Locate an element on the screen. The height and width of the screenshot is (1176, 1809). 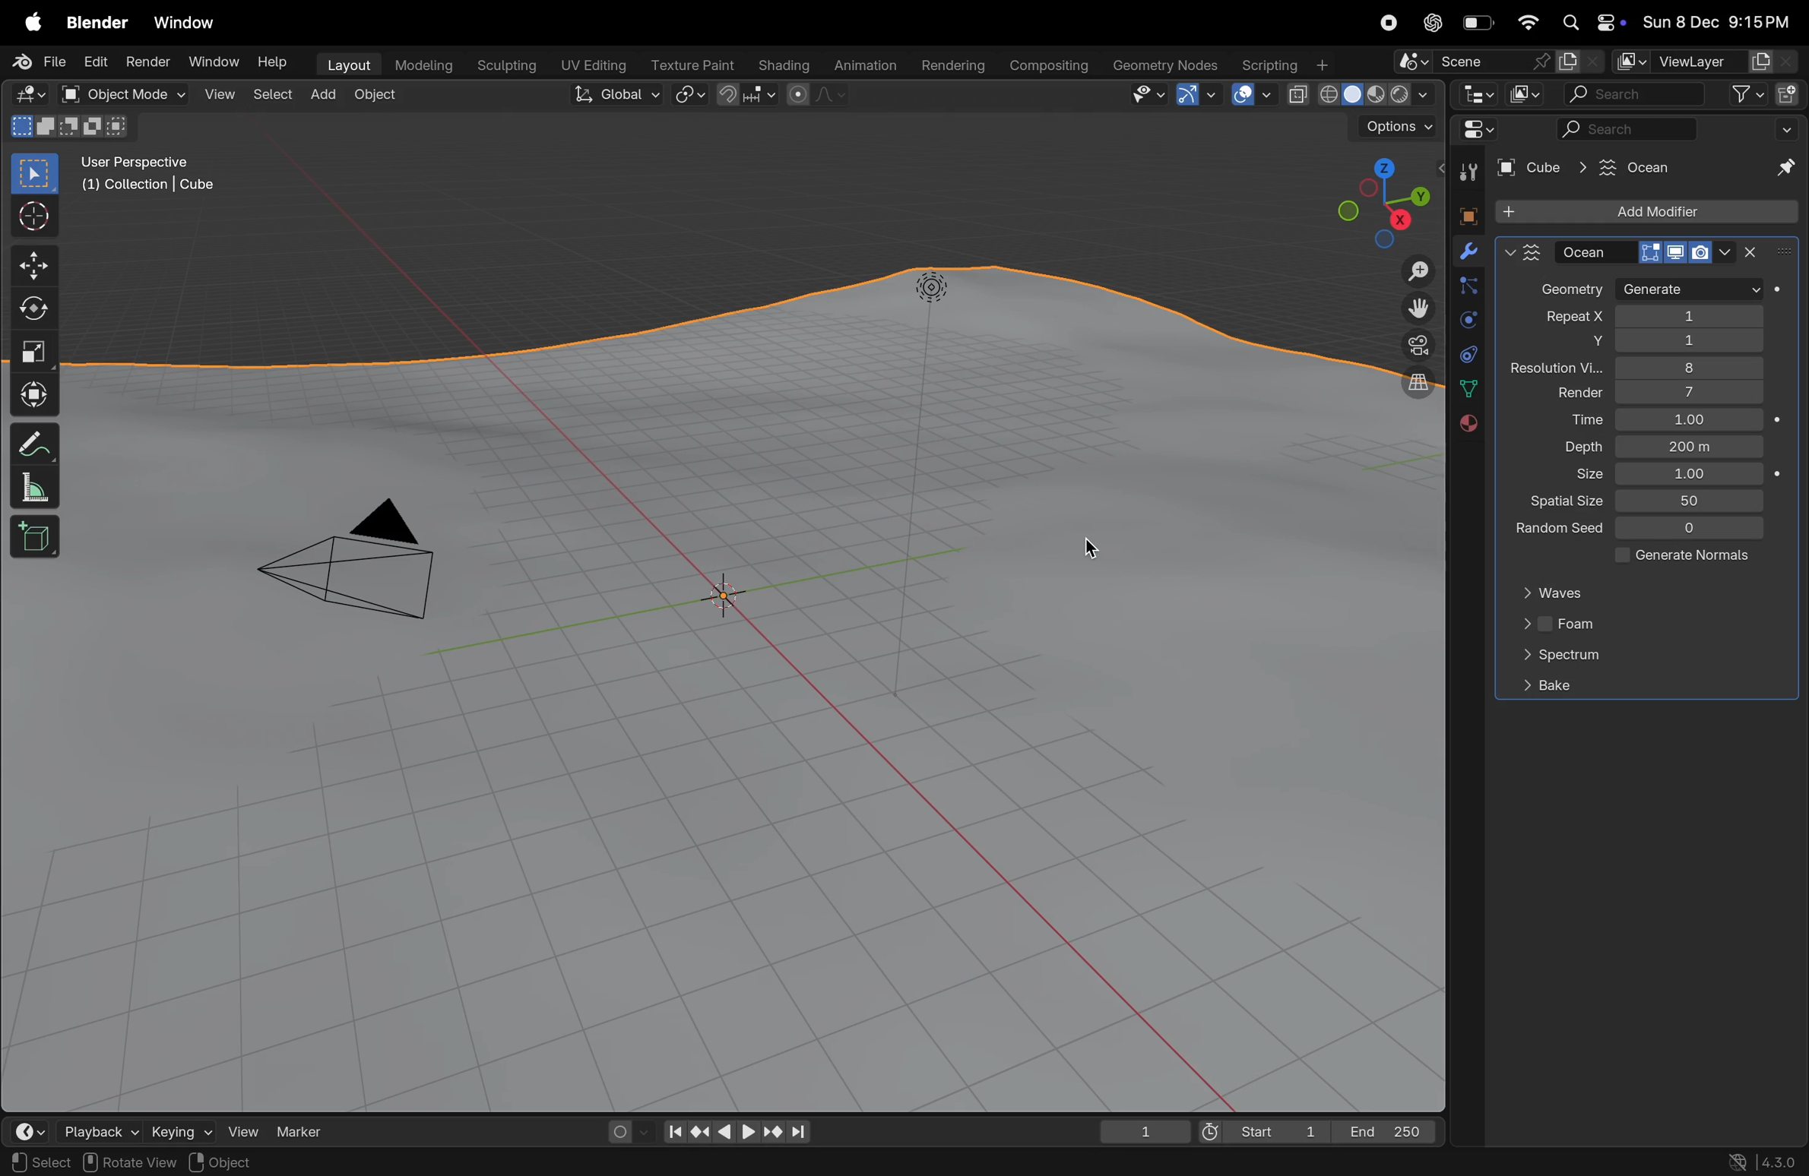
physics is located at coordinates (1467, 321).